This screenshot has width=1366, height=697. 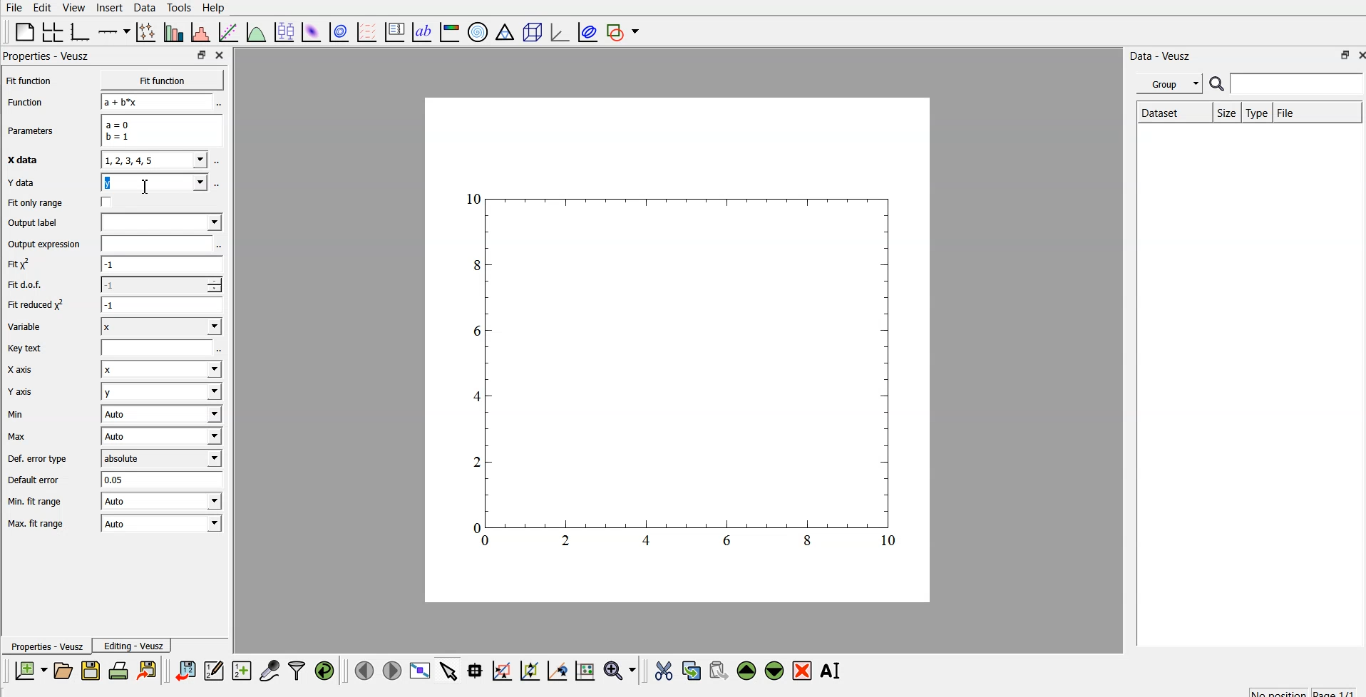 What do you see at coordinates (40, 7) in the screenshot?
I see `edit` at bounding box center [40, 7].